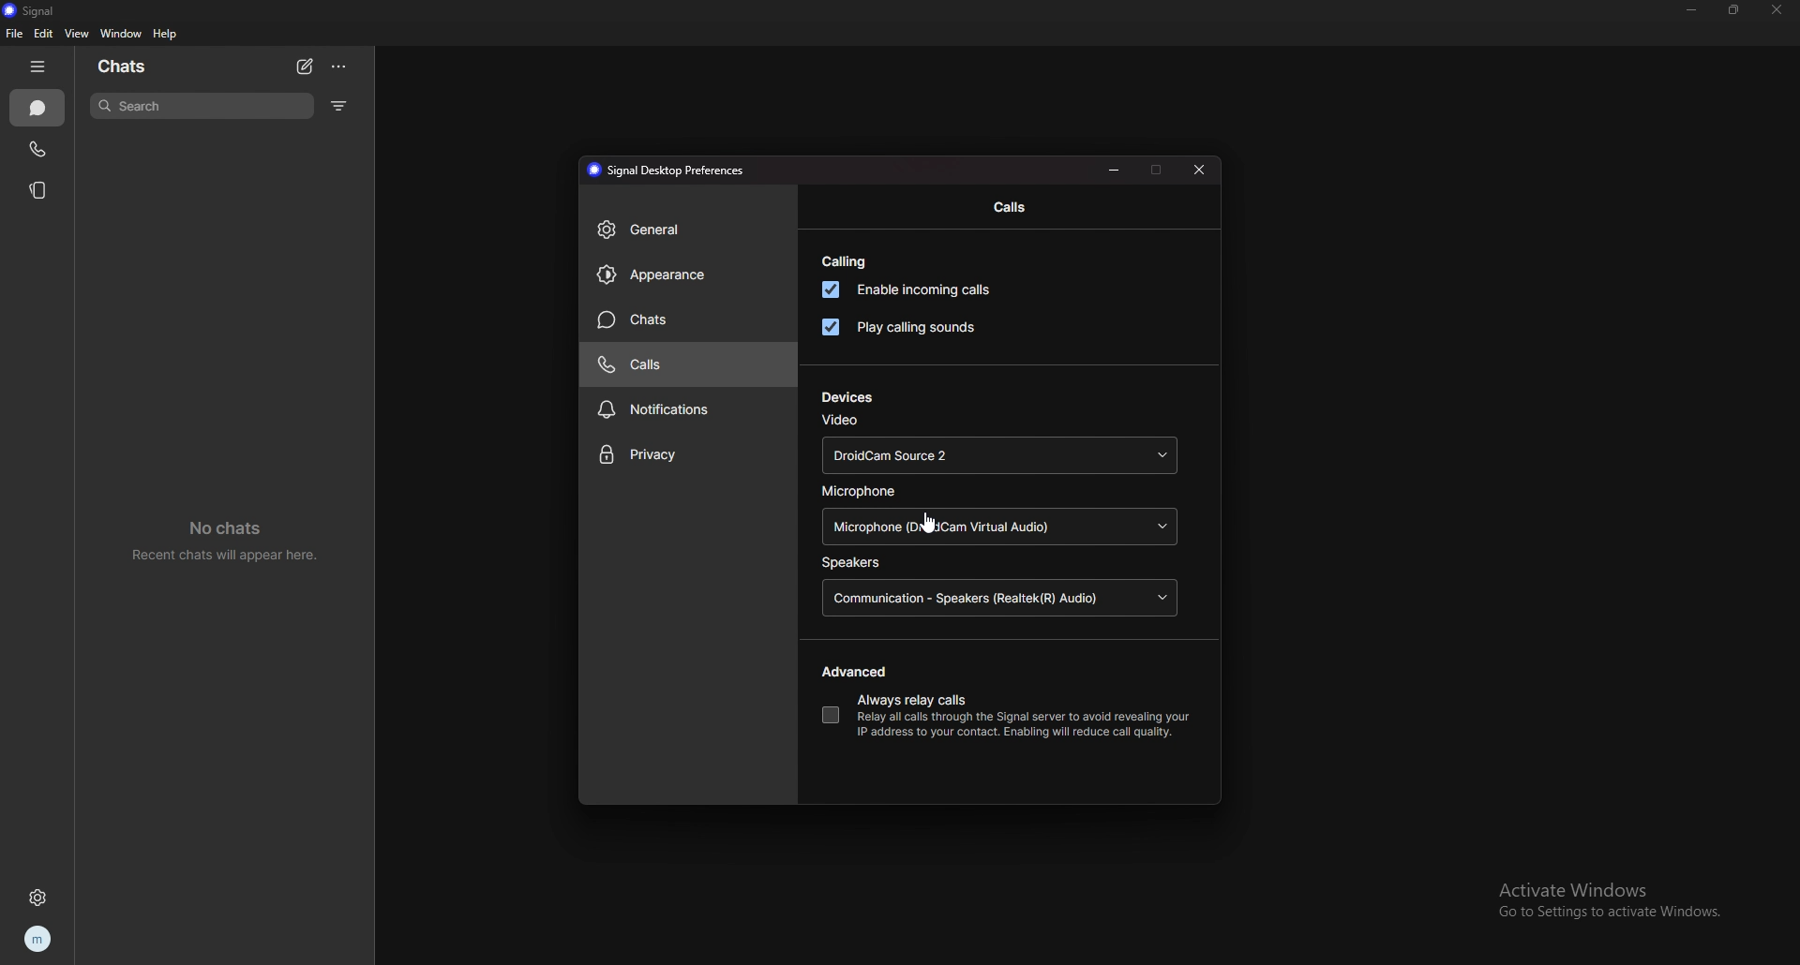  Describe the element at coordinates (1775, 10) in the screenshot. I see `close` at that location.